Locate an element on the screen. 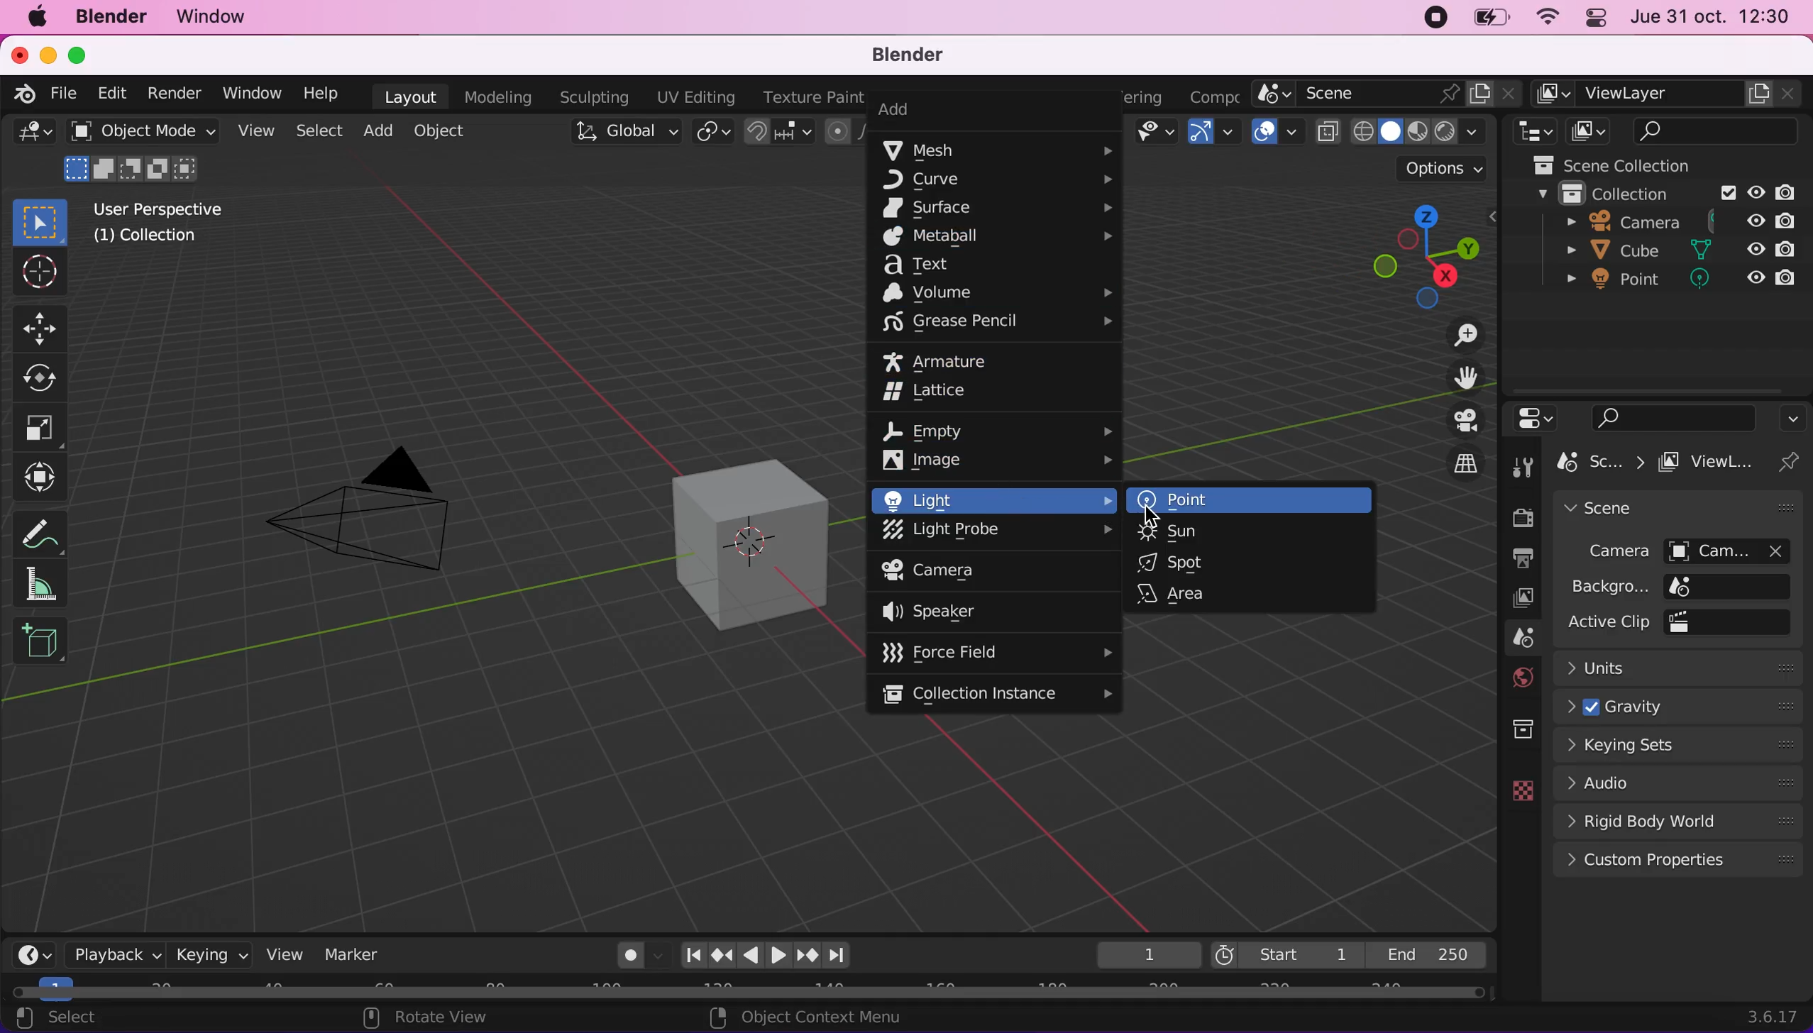 Image resolution: width=1813 pixels, height=1033 pixels. shading is located at coordinates (1421, 131).